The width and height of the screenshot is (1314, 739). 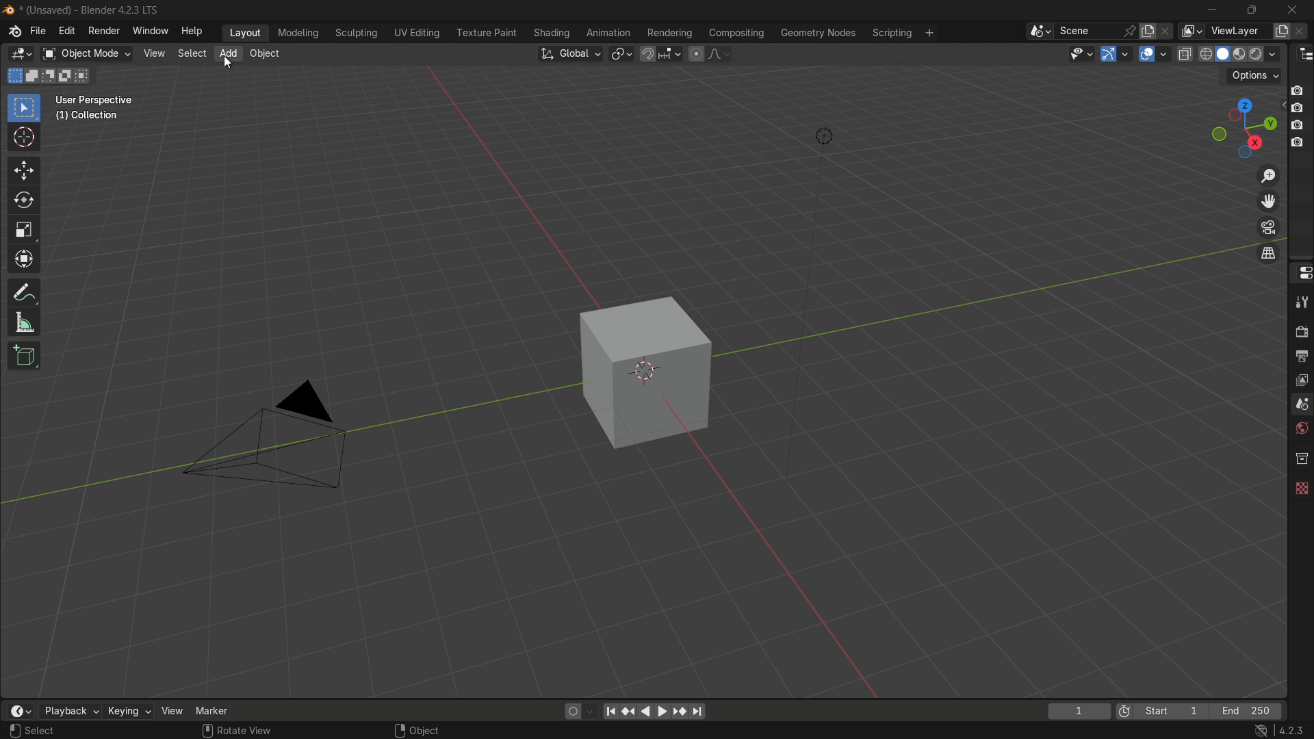 What do you see at coordinates (1303, 31) in the screenshot?
I see `remove view layer` at bounding box center [1303, 31].